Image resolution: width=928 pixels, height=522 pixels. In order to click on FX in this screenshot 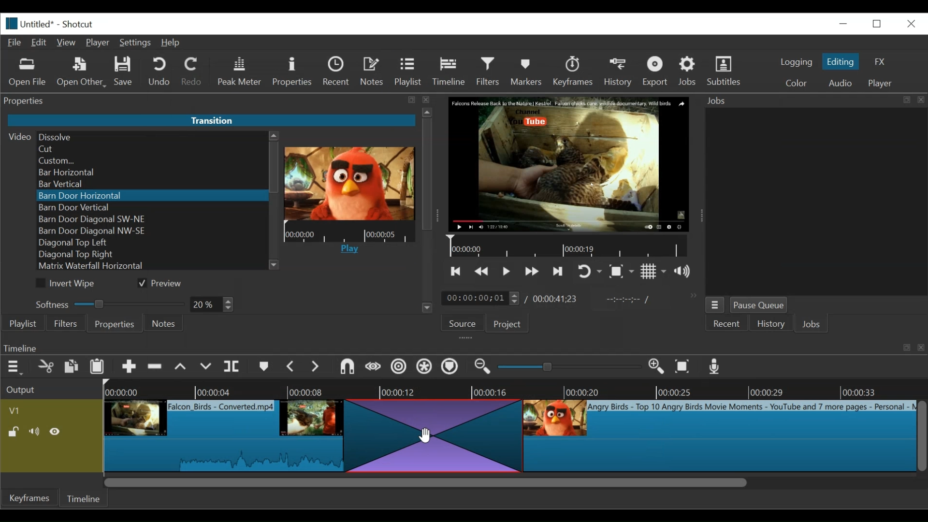, I will do `click(878, 61)`.